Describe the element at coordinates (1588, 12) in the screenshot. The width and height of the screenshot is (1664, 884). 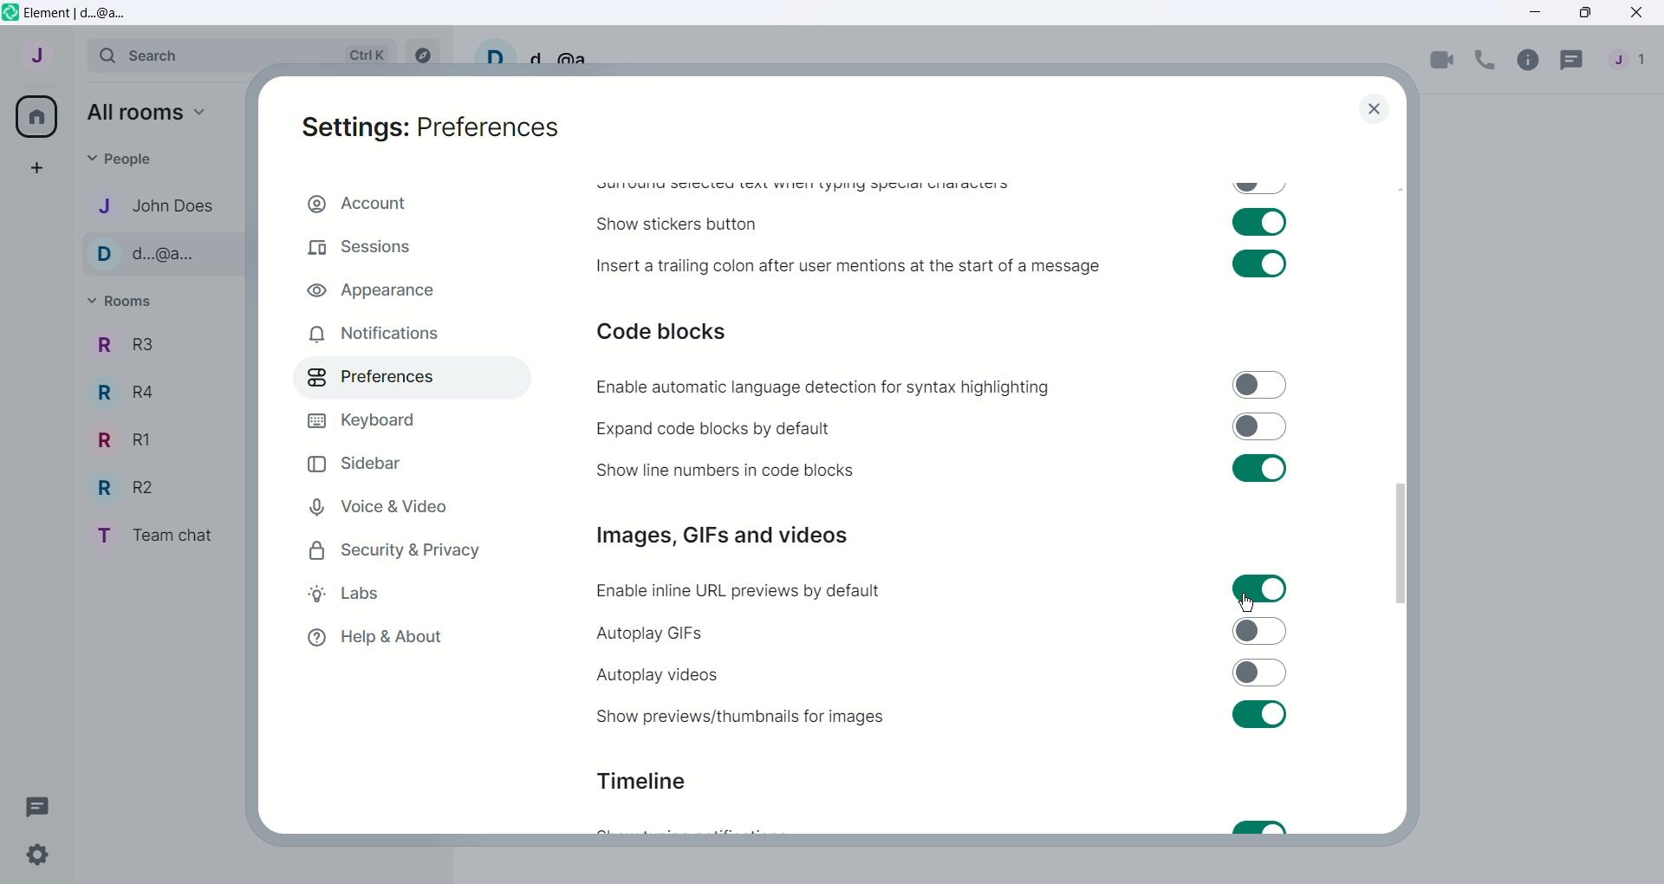
I see `Maximize` at that location.